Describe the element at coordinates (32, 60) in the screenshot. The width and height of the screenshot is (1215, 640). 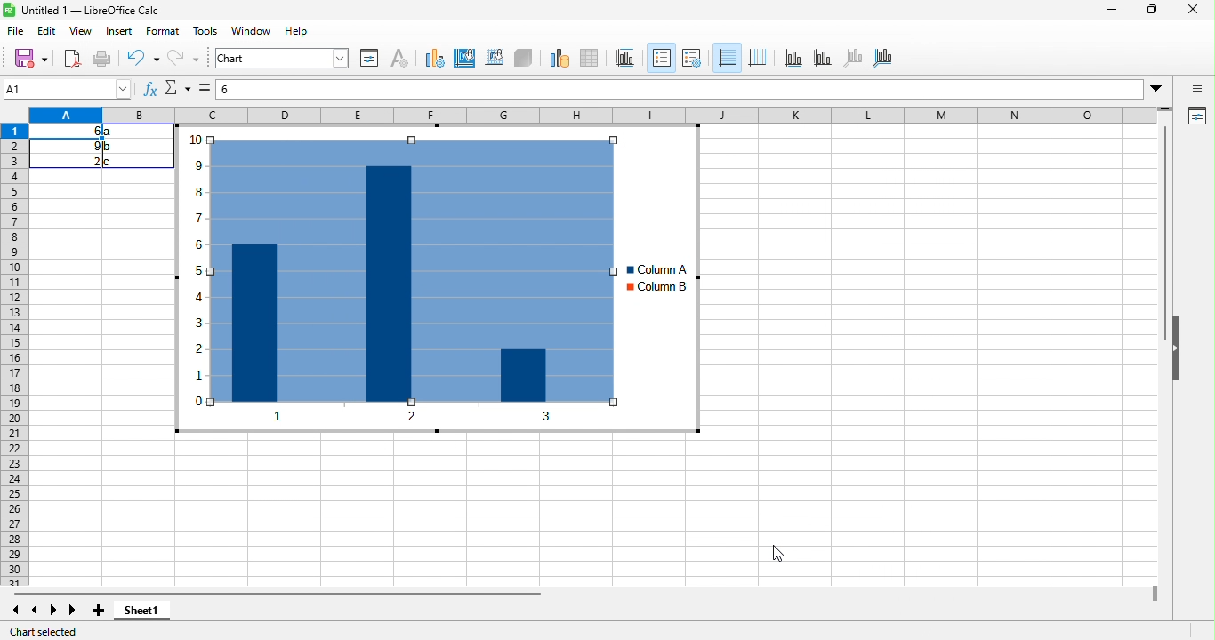
I see `save` at that location.